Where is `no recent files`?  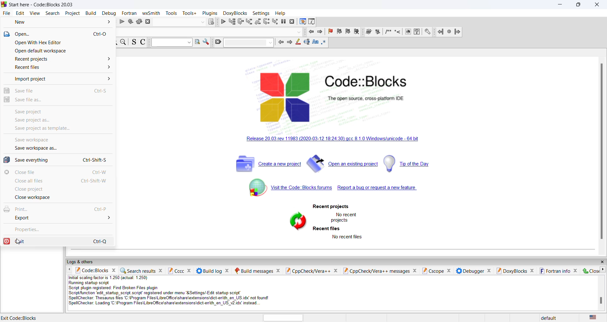 no recent files is located at coordinates (347, 237).